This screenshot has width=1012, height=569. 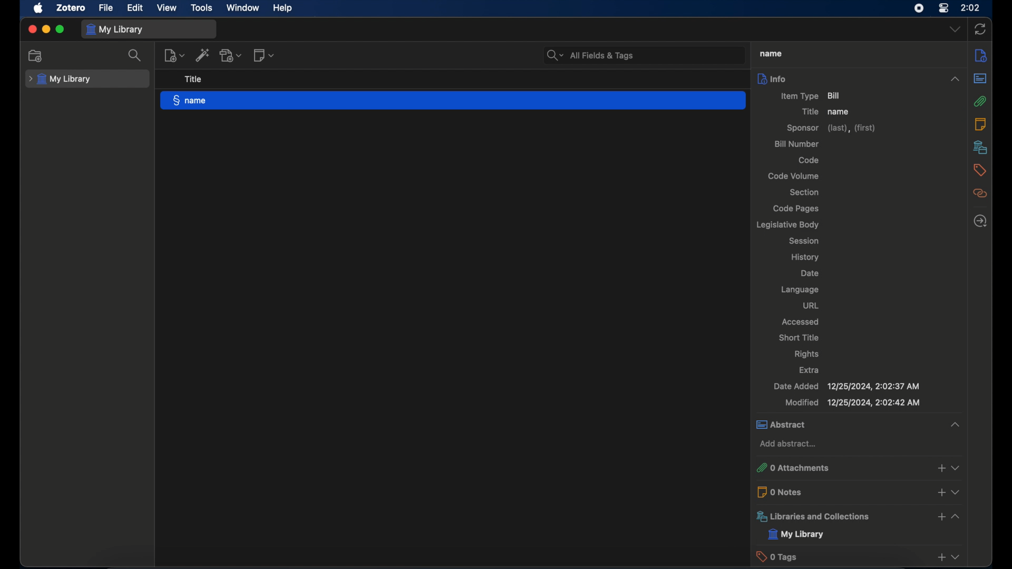 What do you see at coordinates (858, 516) in the screenshot?
I see `libraries` at bounding box center [858, 516].